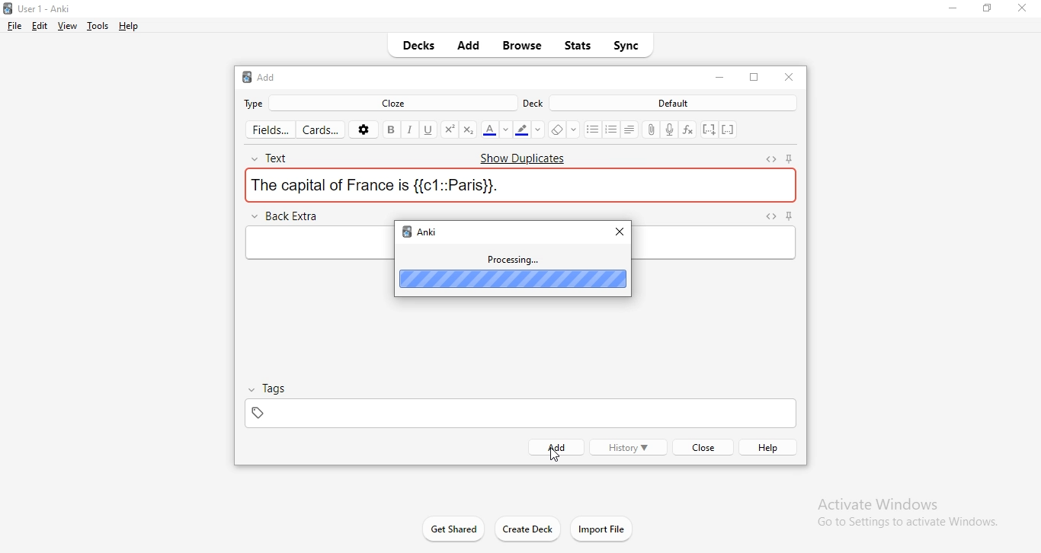 Image resolution: width=1041 pixels, height=553 pixels. I want to click on cursor, so click(552, 450).